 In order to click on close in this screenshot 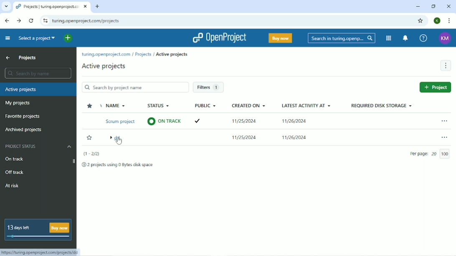, I will do `click(86, 7)`.